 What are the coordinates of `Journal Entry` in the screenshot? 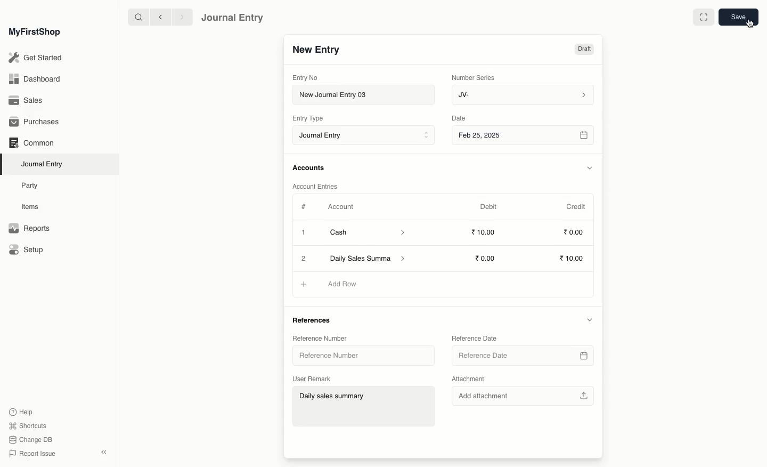 It's located at (366, 136).